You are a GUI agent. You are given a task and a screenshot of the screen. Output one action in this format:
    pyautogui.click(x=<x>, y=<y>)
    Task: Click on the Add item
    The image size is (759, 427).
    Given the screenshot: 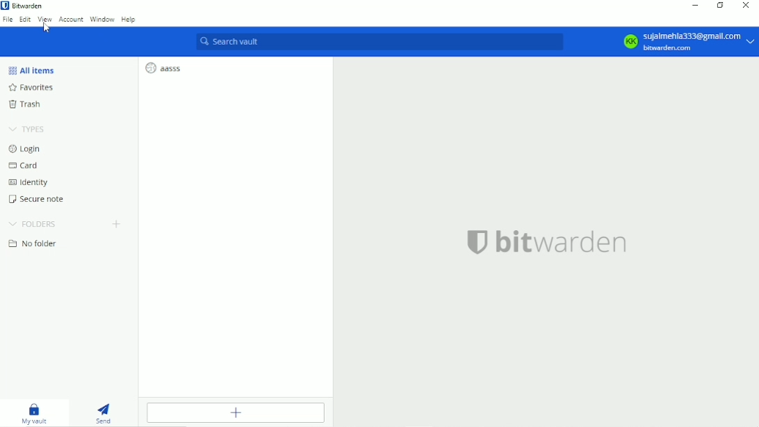 What is the action you would take?
    pyautogui.click(x=237, y=413)
    